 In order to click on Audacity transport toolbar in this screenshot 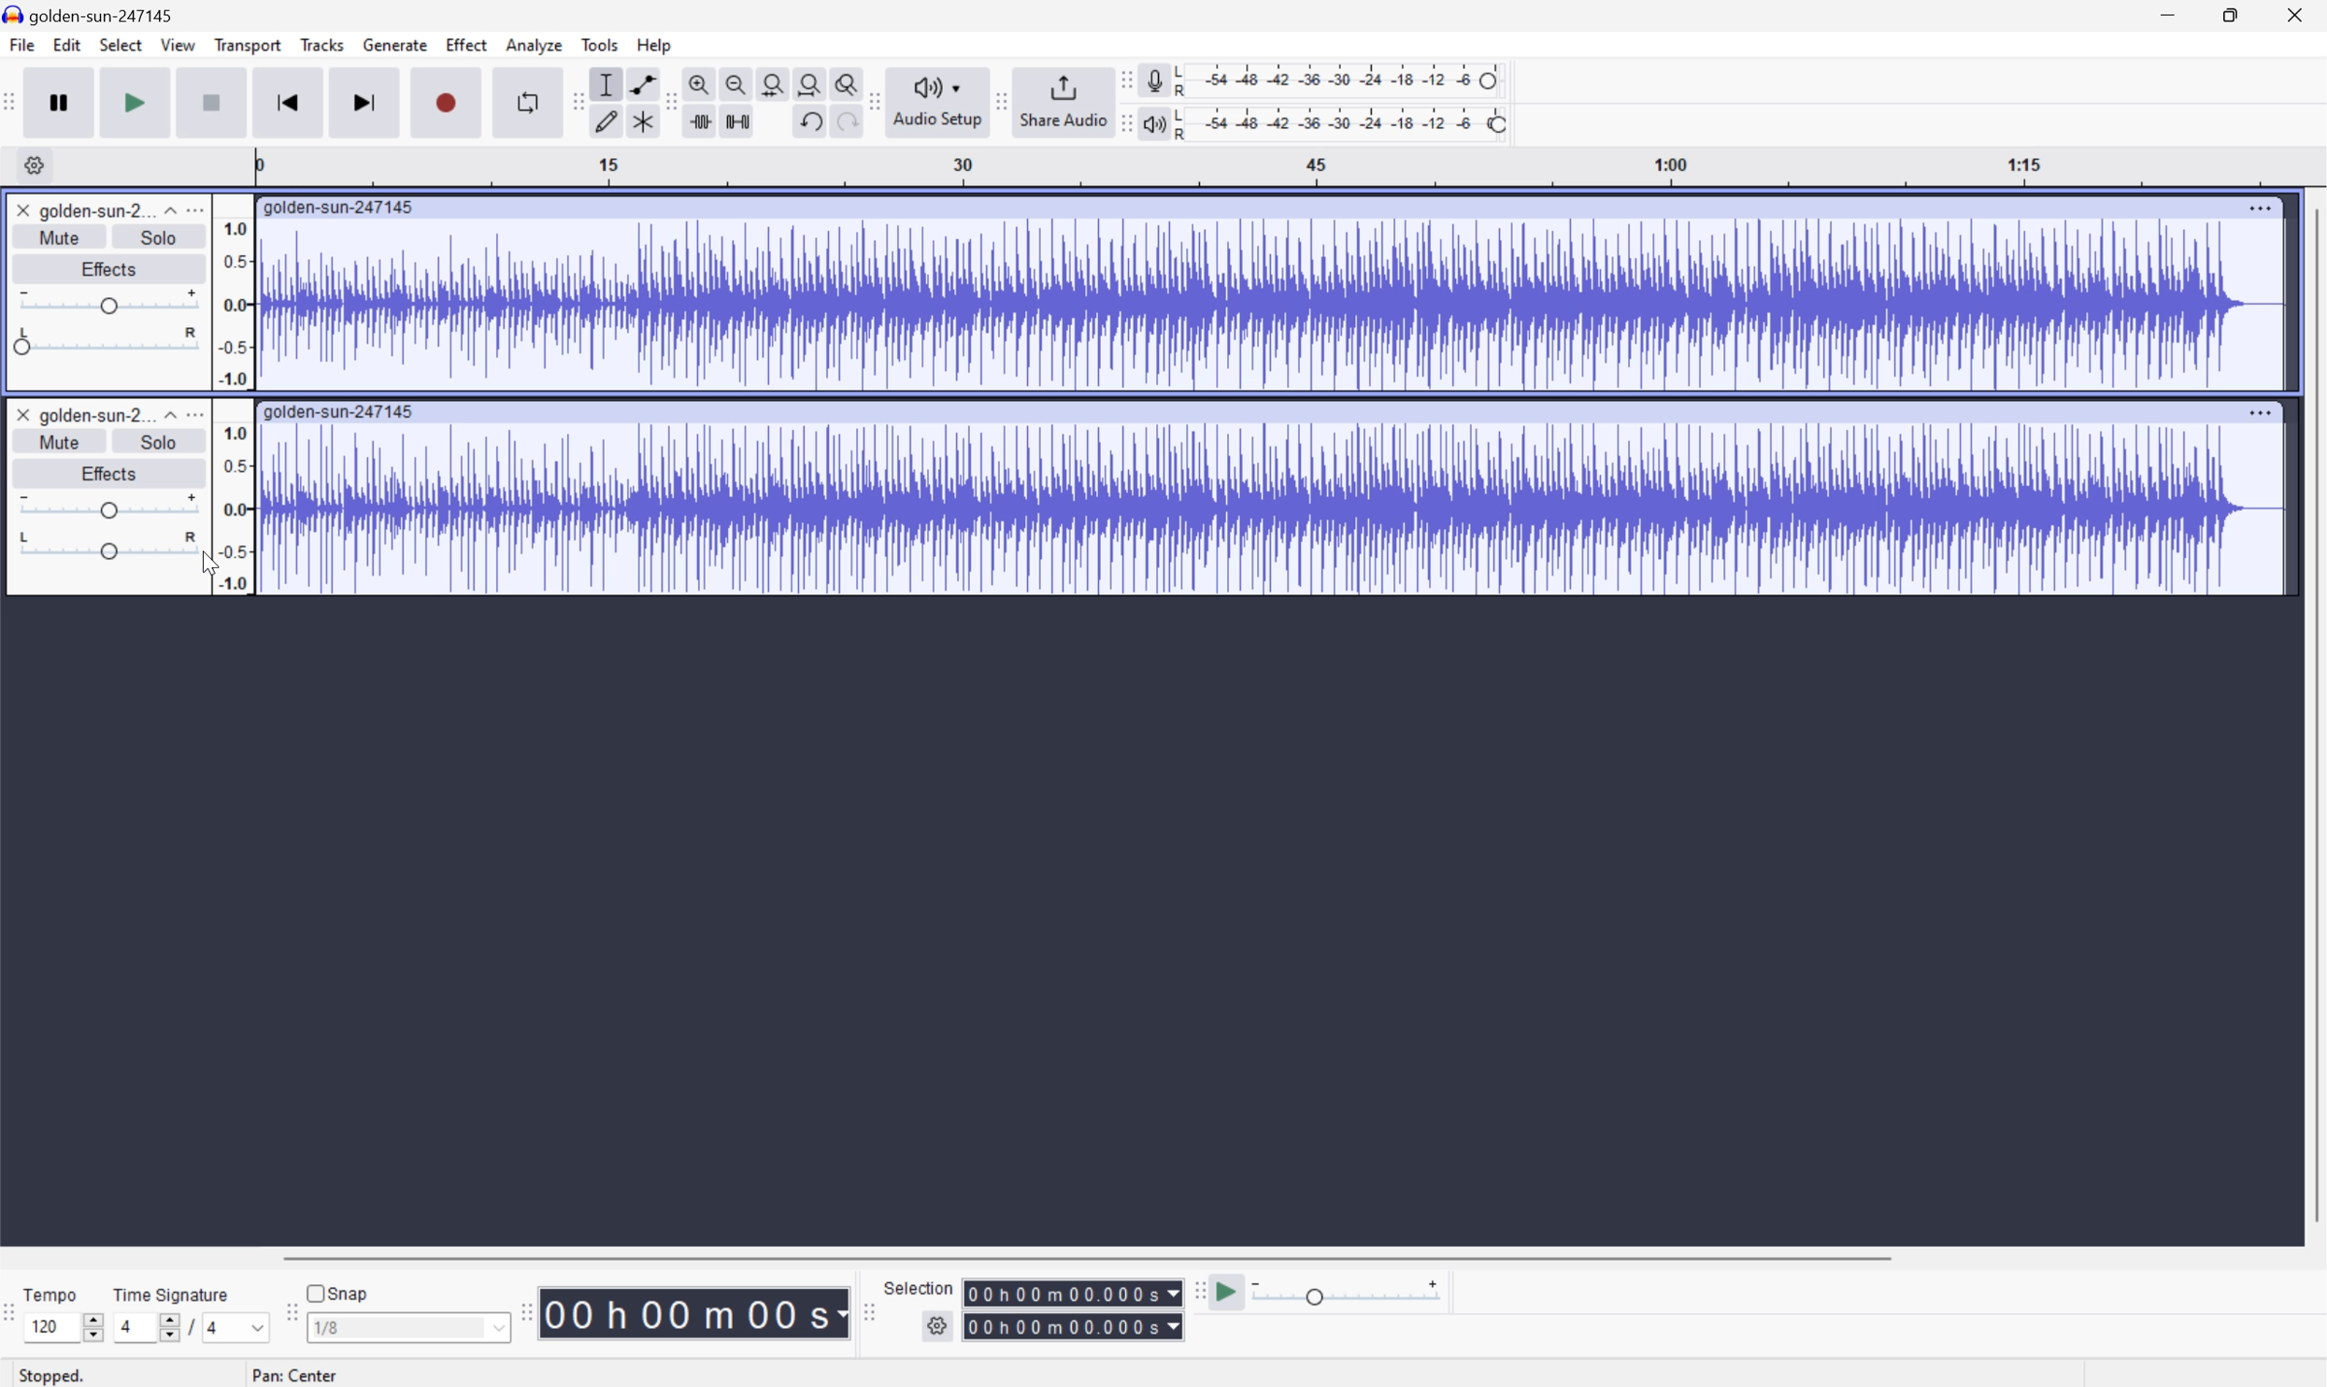, I will do `click(16, 104)`.